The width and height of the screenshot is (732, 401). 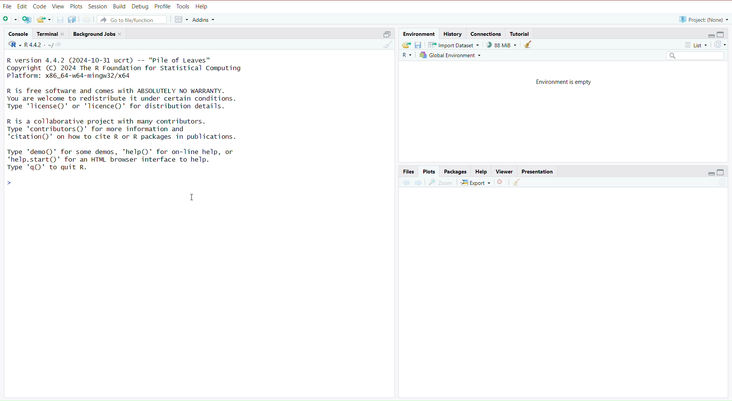 I want to click on open an existing file, so click(x=44, y=19).